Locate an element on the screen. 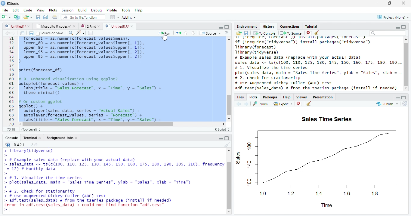 This screenshot has height=216, width=411. Delete is located at coordinates (298, 103).